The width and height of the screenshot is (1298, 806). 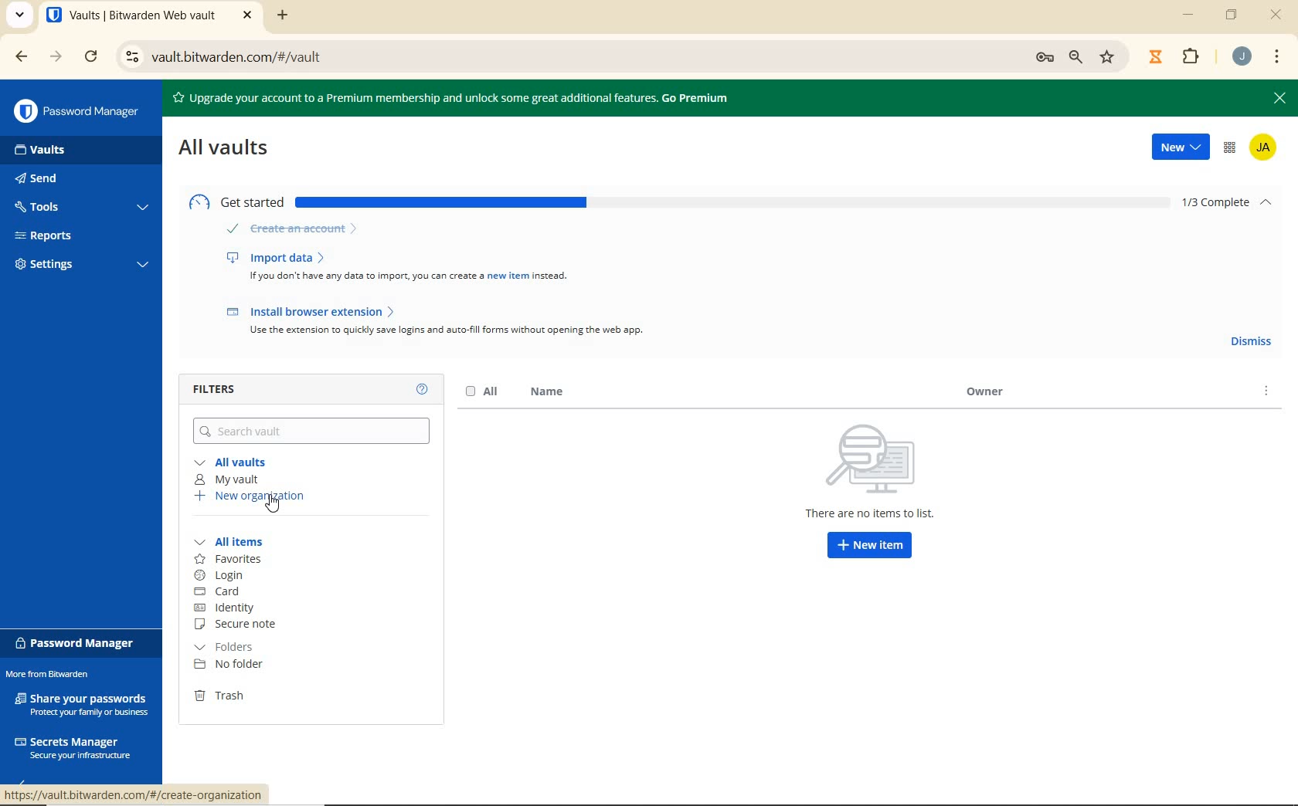 I want to click on upgrade your account to a premium membership, so click(x=468, y=97).